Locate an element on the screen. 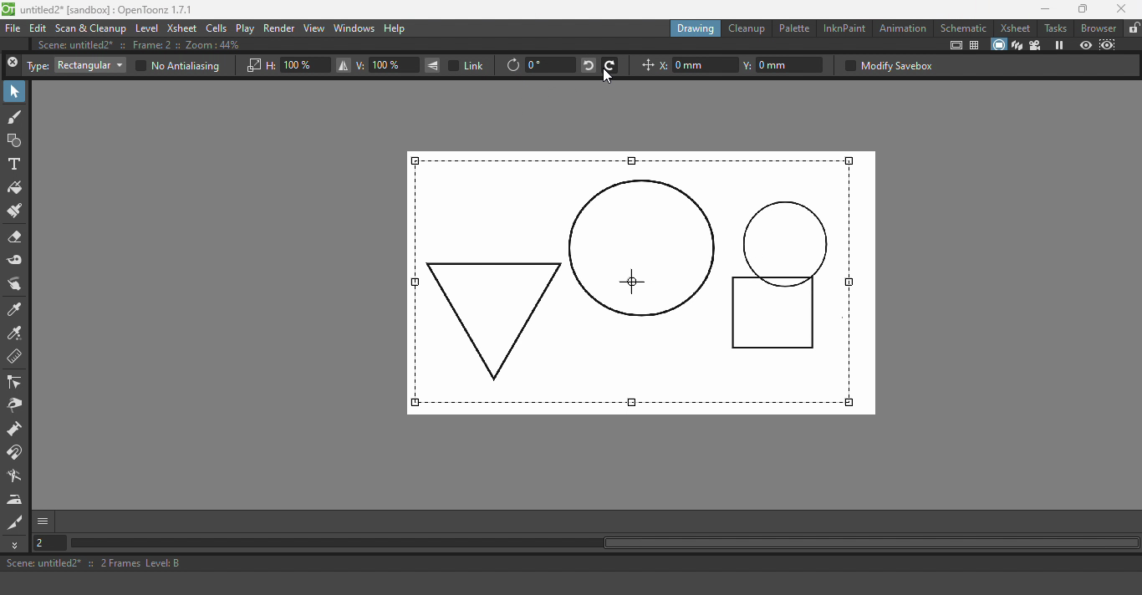 The height and width of the screenshot is (595, 1142). Flip selection horizontally is located at coordinates (342, 66).